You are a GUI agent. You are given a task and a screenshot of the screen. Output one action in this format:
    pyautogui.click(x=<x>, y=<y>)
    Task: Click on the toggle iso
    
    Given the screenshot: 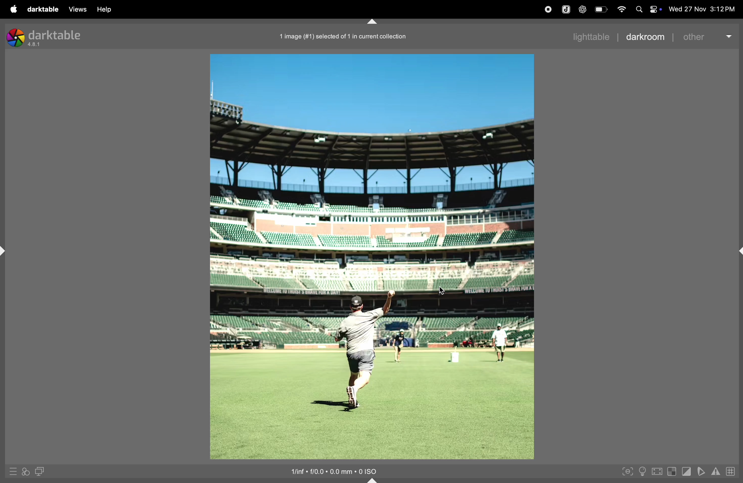 What is the action you would take?
    pyautogui.click(x=642, y=471)
    